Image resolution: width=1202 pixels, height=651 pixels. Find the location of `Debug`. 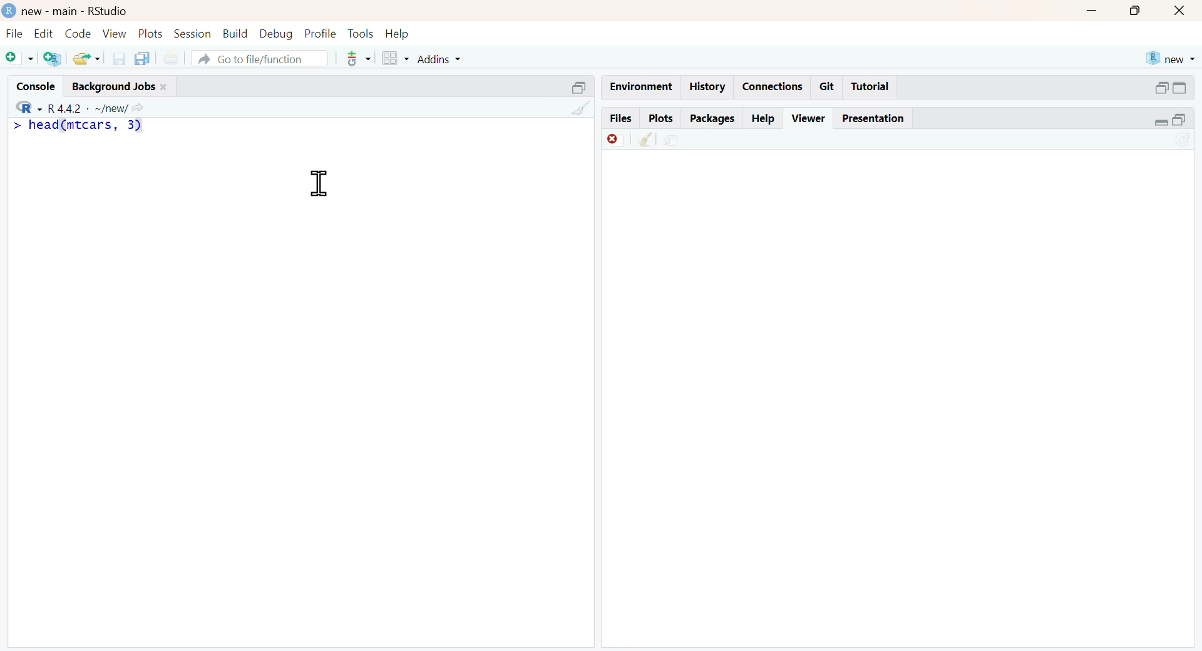

Debug is located at coordinates (275, 34).